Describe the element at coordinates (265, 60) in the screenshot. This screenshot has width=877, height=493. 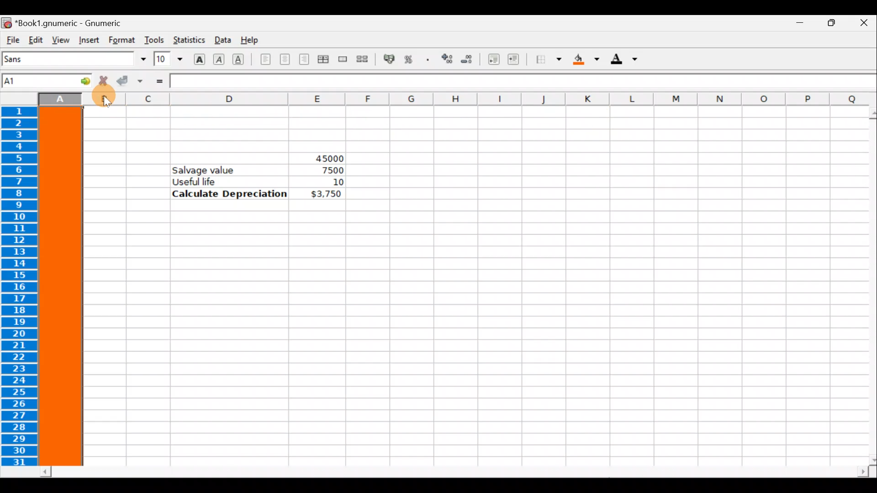
I see `Align left` at that location.